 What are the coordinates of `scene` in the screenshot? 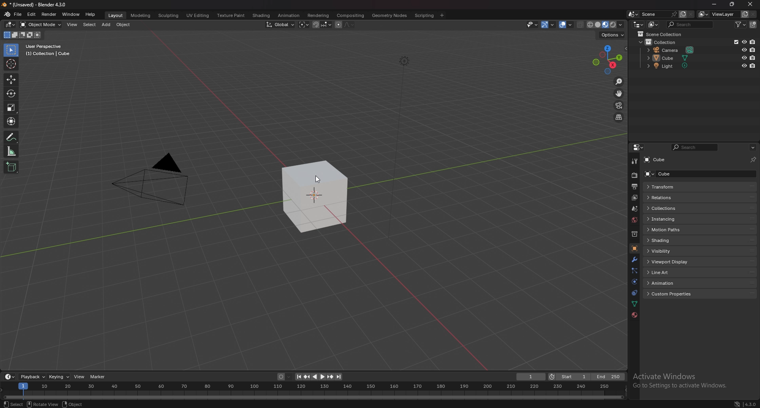 It's located at (659, 14).